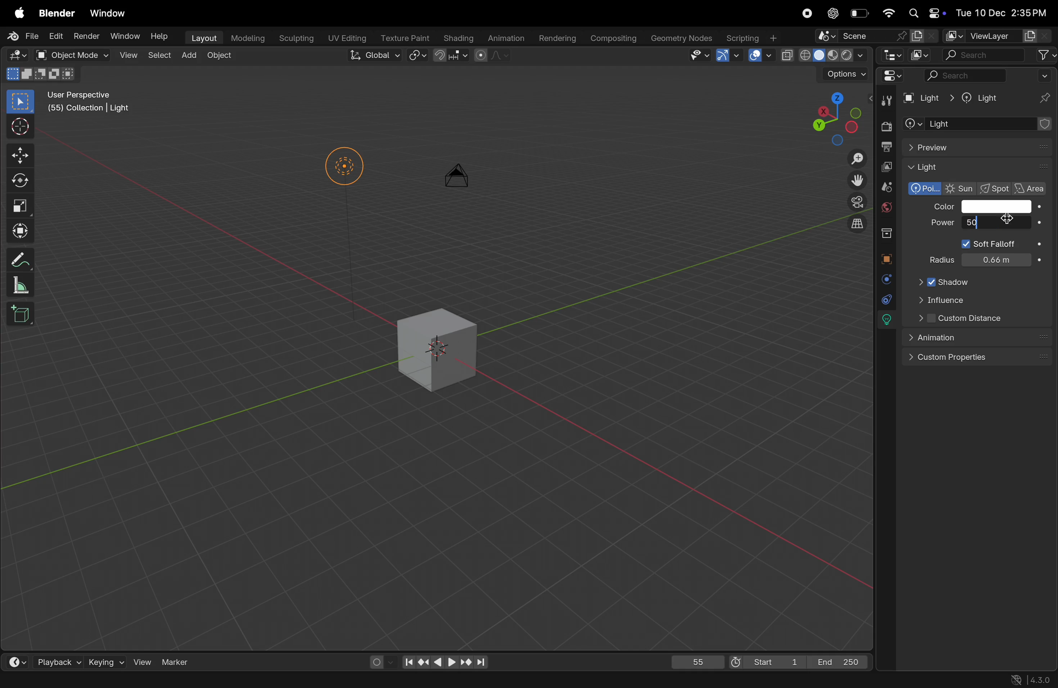  Describe the element at coordinates (876, 36) in the screenshot. I see `scene` at that location.